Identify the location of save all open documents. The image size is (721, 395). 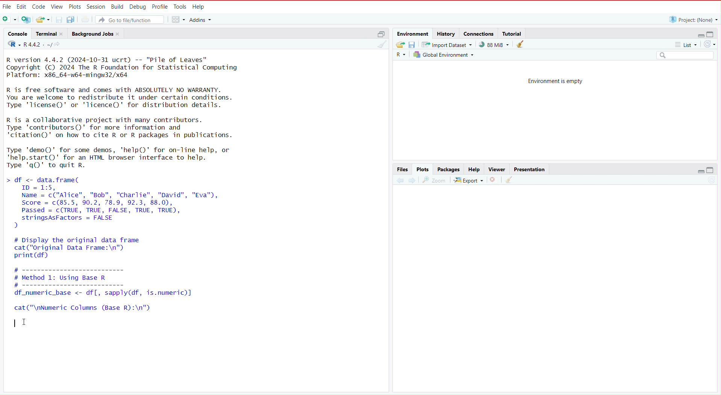
(71, 20).